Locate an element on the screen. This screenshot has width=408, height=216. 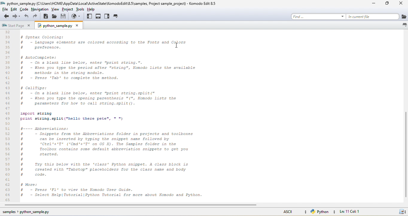
right pane is located at coordinates (107, 16).